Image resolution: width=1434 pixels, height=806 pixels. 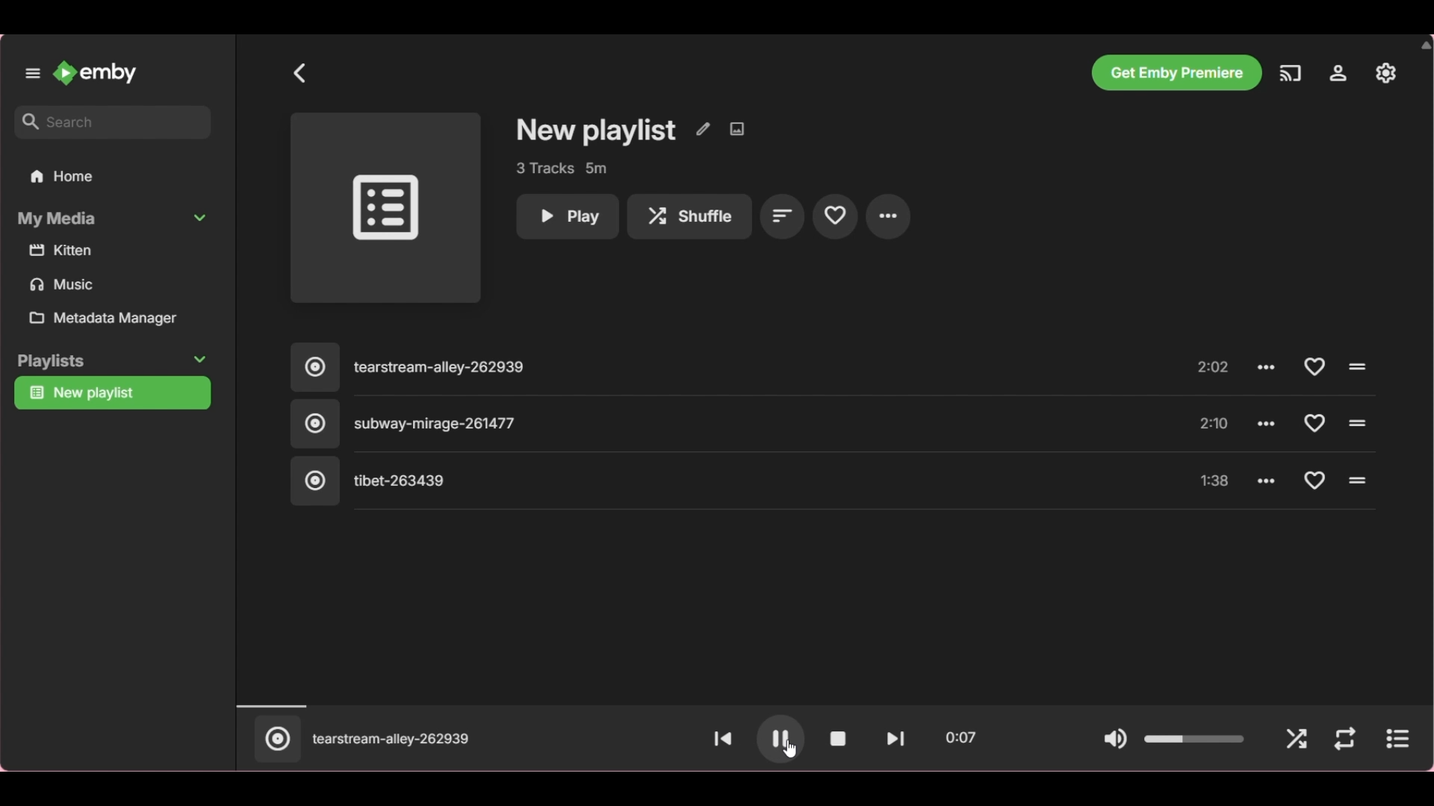 I want to click on Get Emby premiere, so click(x=1176, y=72).